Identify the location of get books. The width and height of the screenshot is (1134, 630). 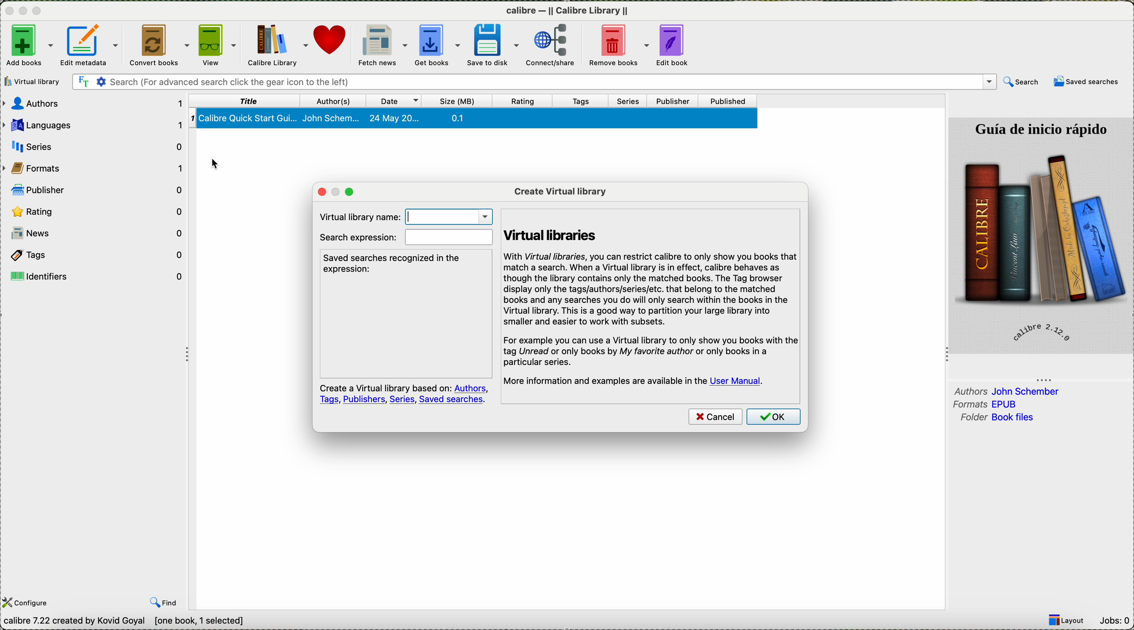
(438, 46).